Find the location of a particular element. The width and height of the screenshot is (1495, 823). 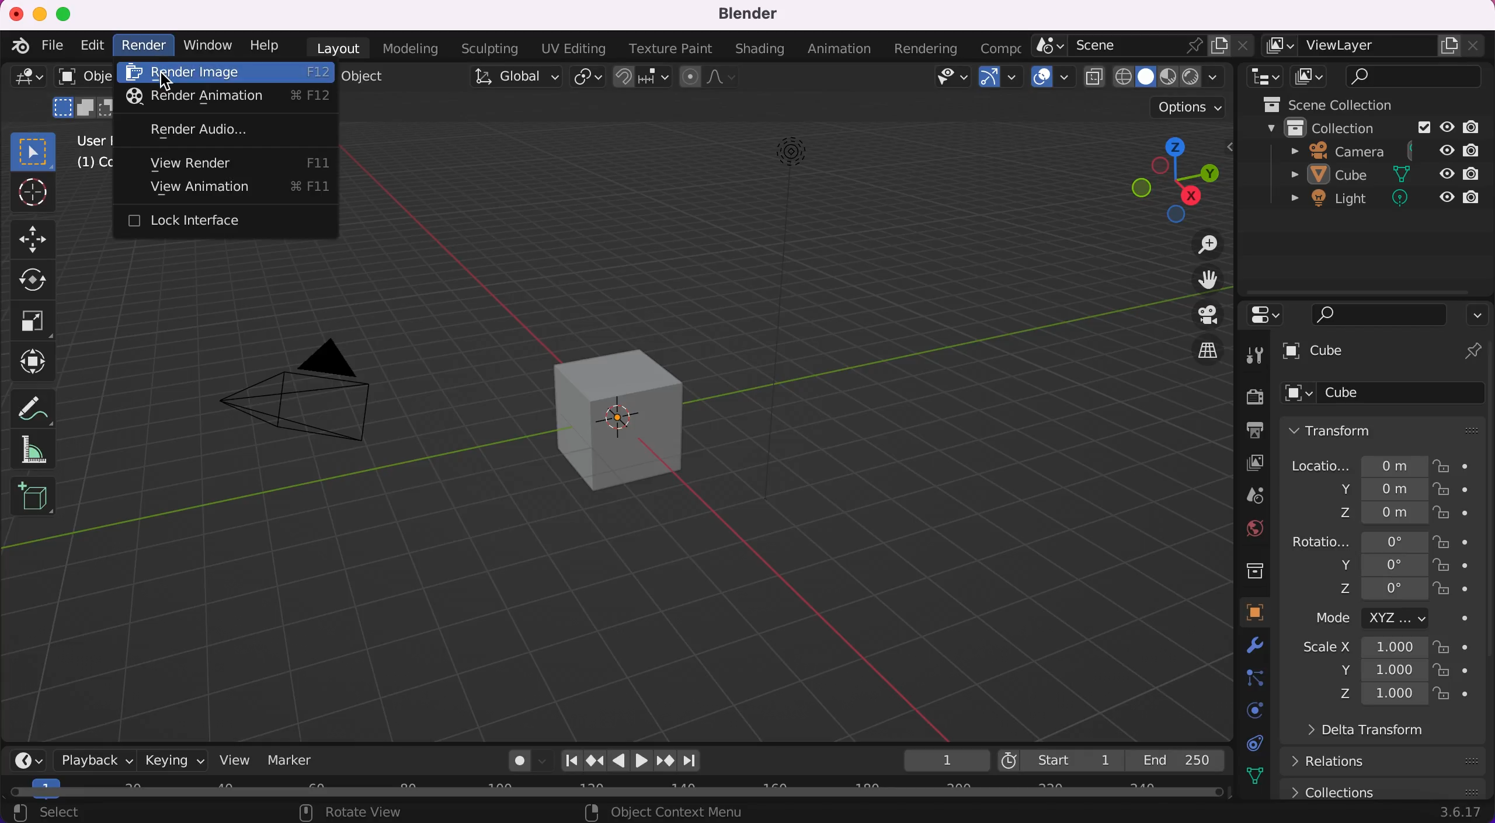

autokeying is located at coordinates (509, 761).